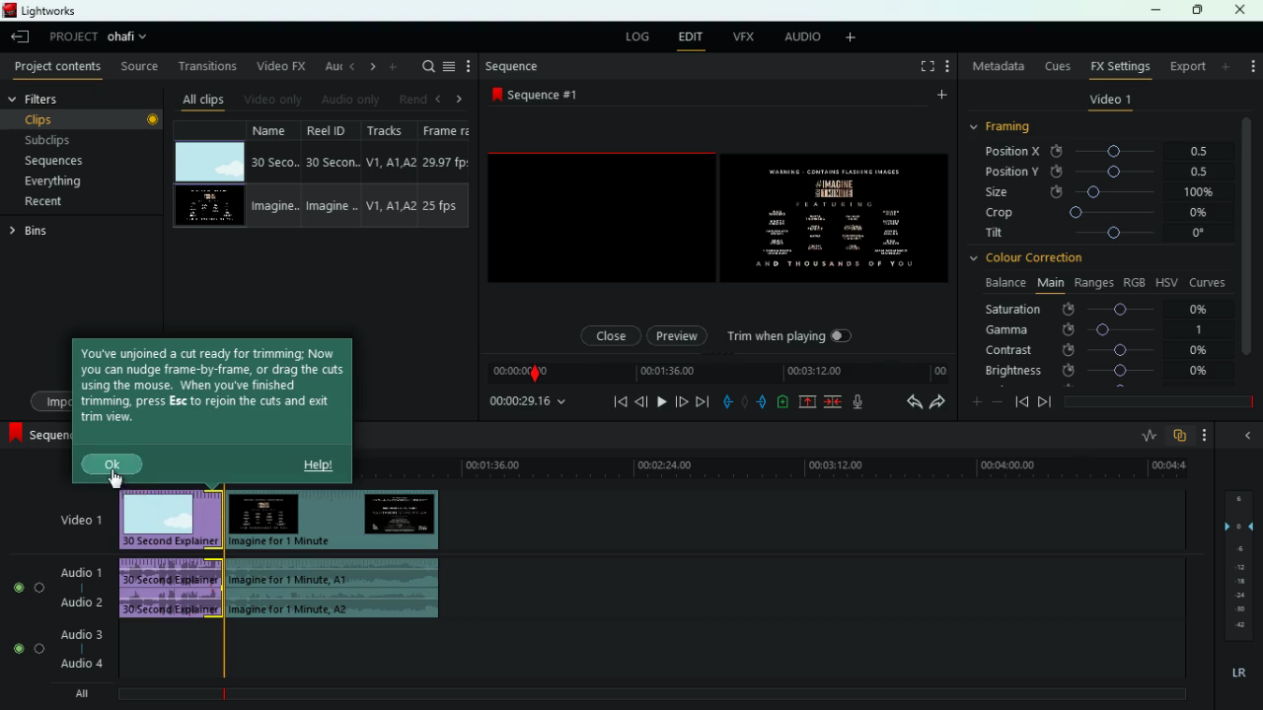 The height and width of the screenshot is (710, 1263). Describe the element at coordinates (86, 118) in the screenshot. I see `clips` at that location.